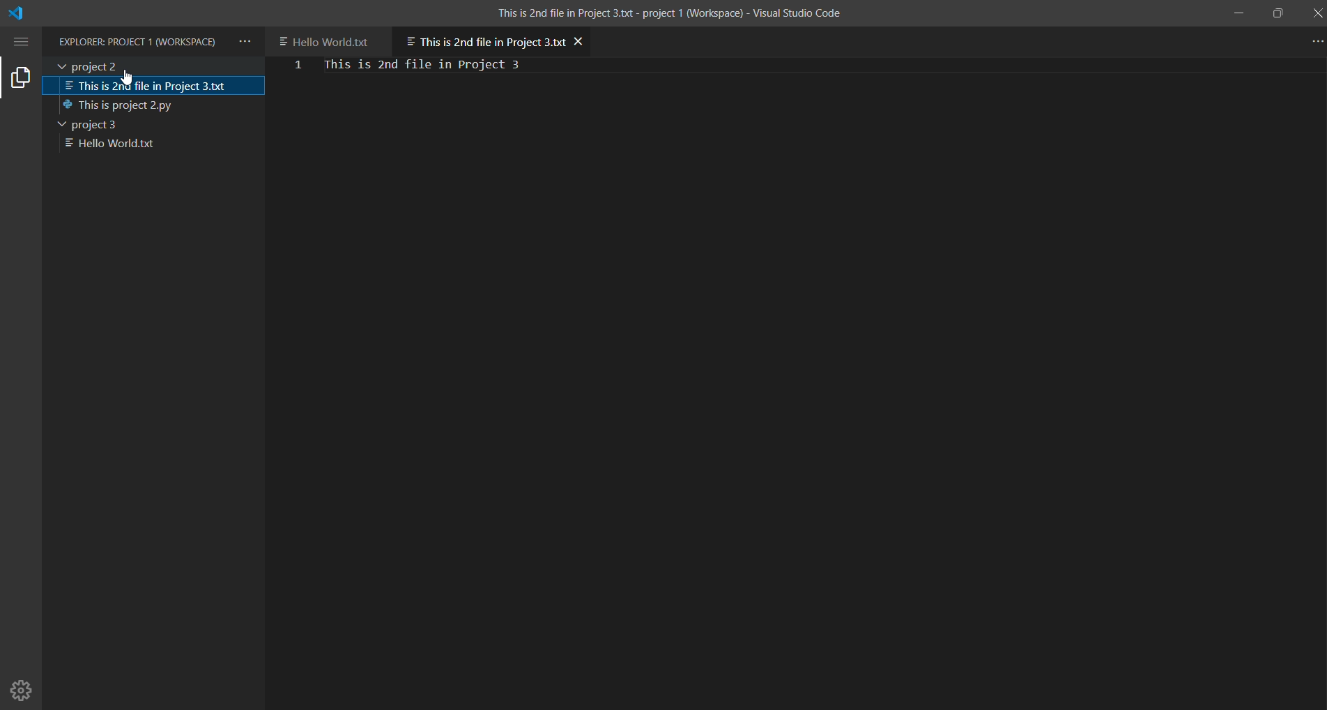 This screenshot has height=710, width=1327. Describe the element at coordinates (1236, 12) in the screenshot. I see `minimimze` at that location.